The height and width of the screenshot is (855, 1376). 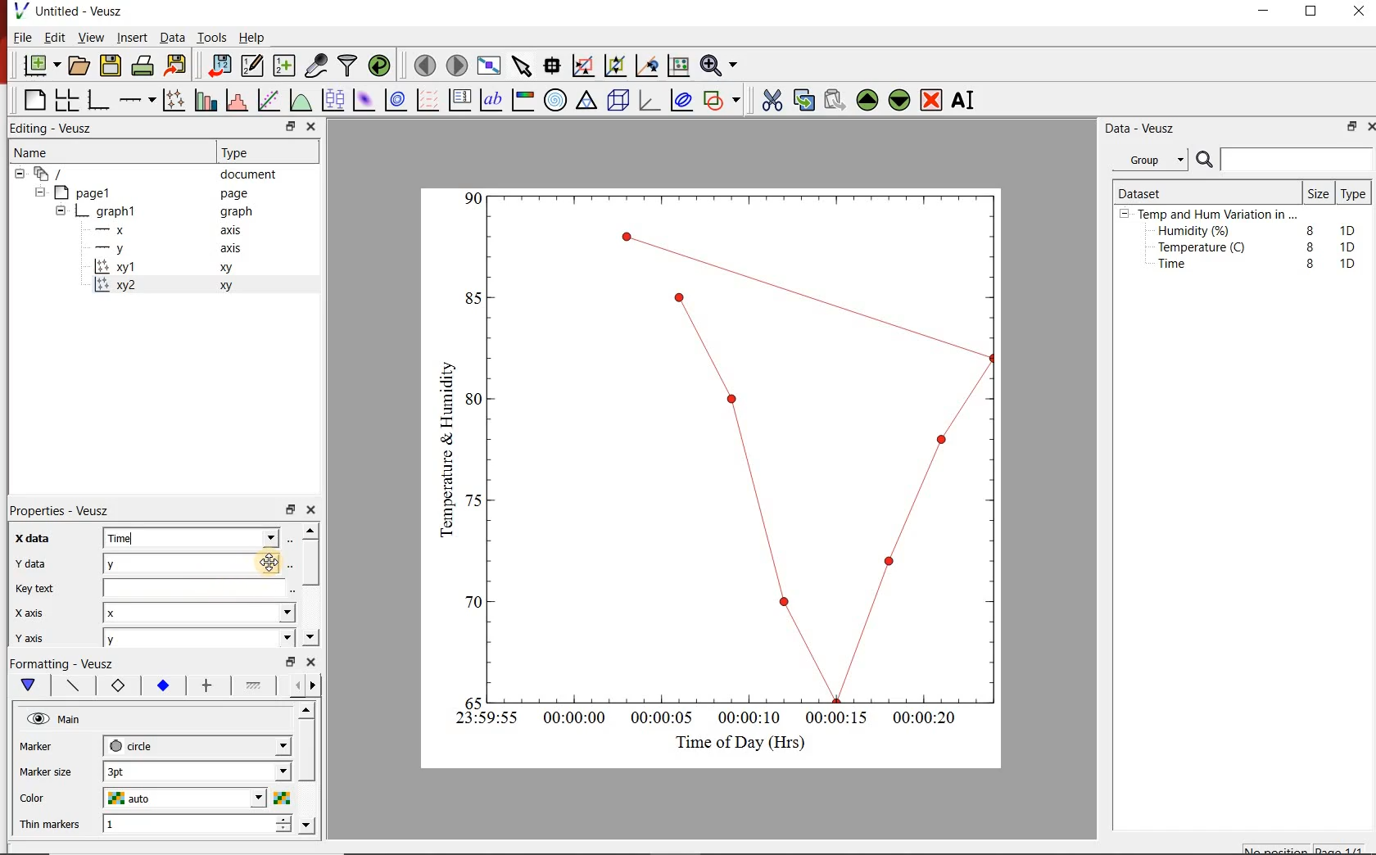 I want to click on plot a vector field, so click(x=428, y=100).